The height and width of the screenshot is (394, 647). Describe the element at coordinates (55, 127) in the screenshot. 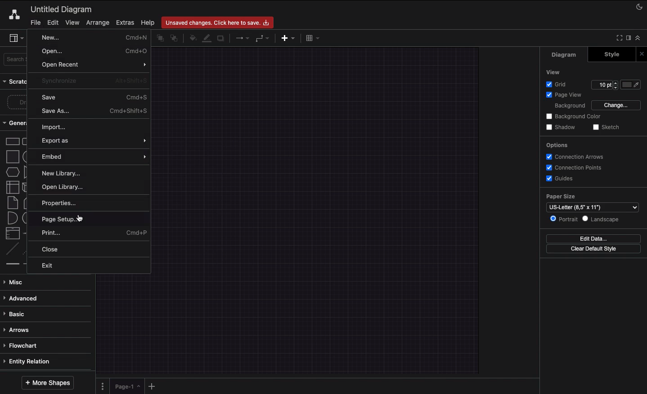

I see `Import` at that location.